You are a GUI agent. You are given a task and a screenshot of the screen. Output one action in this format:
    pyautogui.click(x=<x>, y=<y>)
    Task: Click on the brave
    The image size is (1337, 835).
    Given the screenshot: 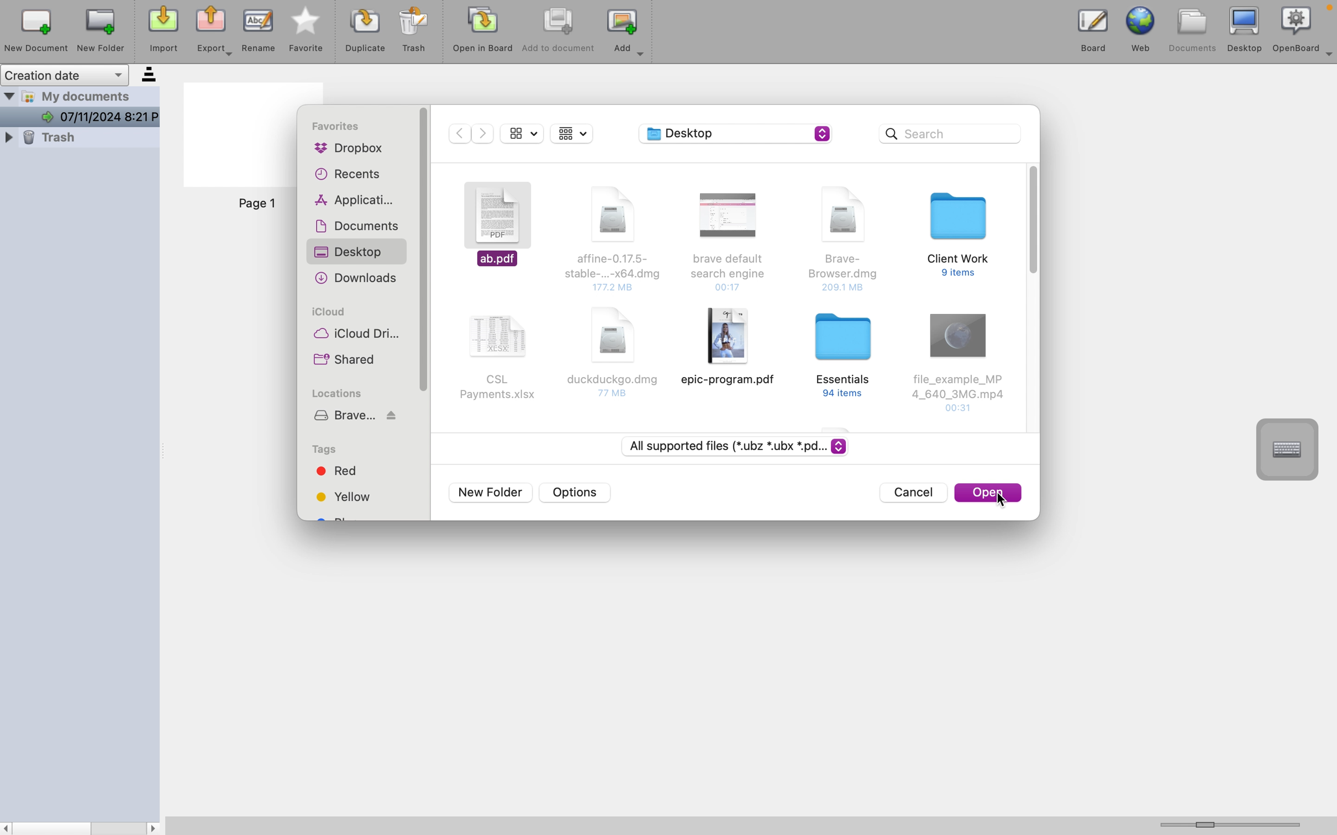 What is the action you would take?
    pyautogui.click(x=356, y=416)
    